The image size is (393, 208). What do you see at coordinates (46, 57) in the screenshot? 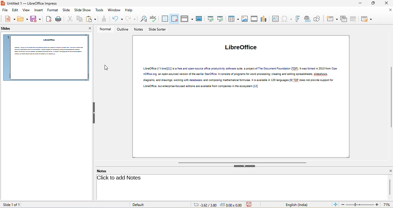
I see `slide 1` at bounding box center [46, 57].